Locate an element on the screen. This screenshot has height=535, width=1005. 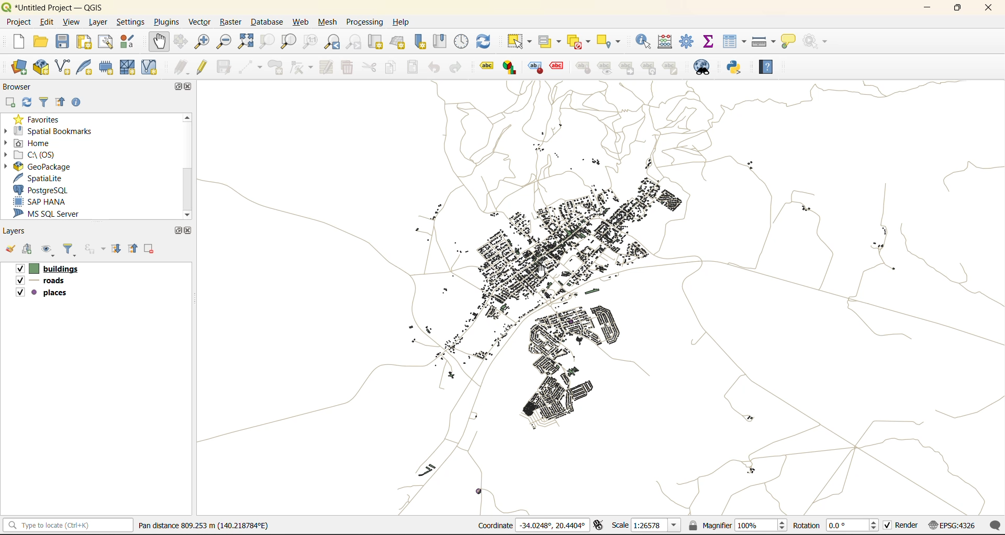
crs is located at coordinates (955, 526).